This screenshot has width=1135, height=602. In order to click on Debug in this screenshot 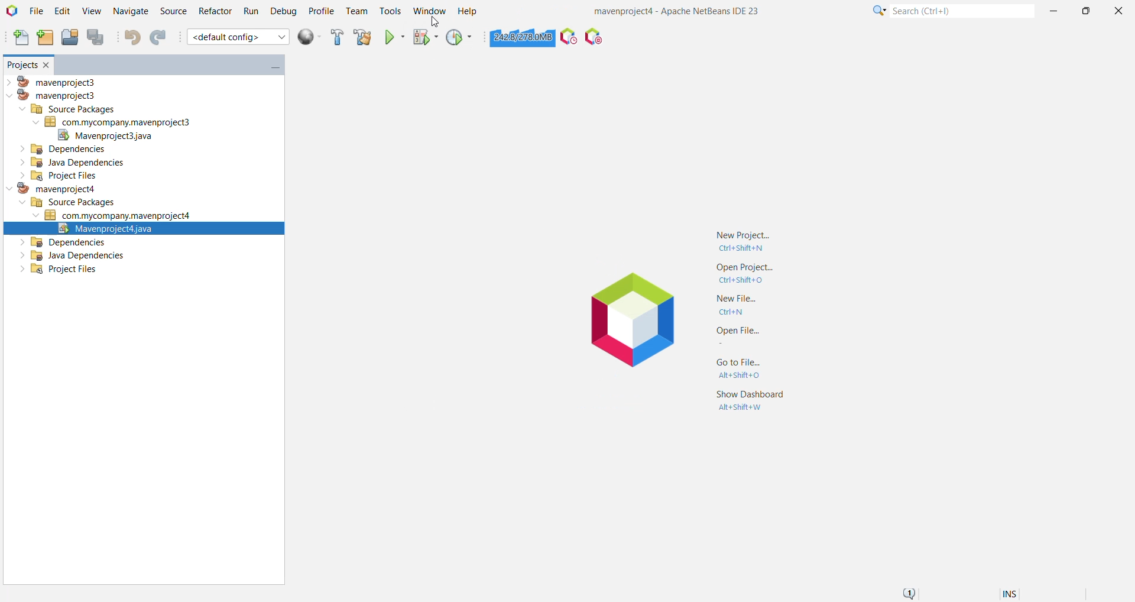, I will do `click(283, 12)`.